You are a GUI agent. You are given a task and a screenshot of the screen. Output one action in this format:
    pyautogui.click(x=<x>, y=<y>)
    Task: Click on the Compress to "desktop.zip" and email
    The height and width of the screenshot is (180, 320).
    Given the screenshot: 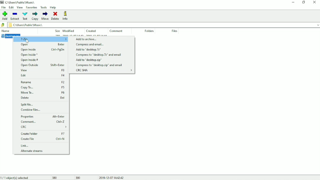 What is the action you would take?
    pyautogui.click(x=100, y=65)
    